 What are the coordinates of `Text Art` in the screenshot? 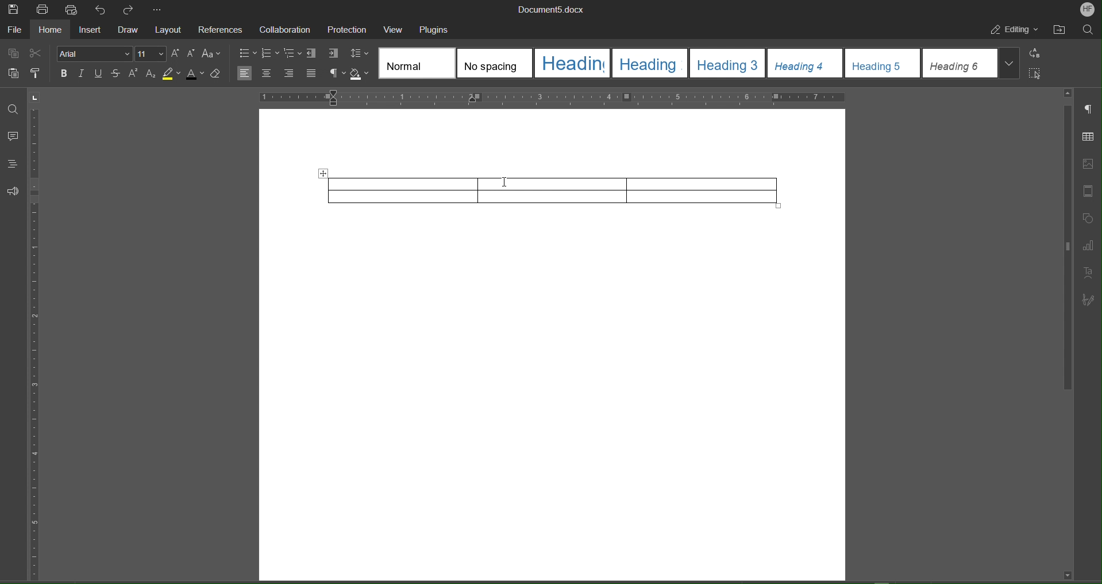 It's located at (1091, 271).